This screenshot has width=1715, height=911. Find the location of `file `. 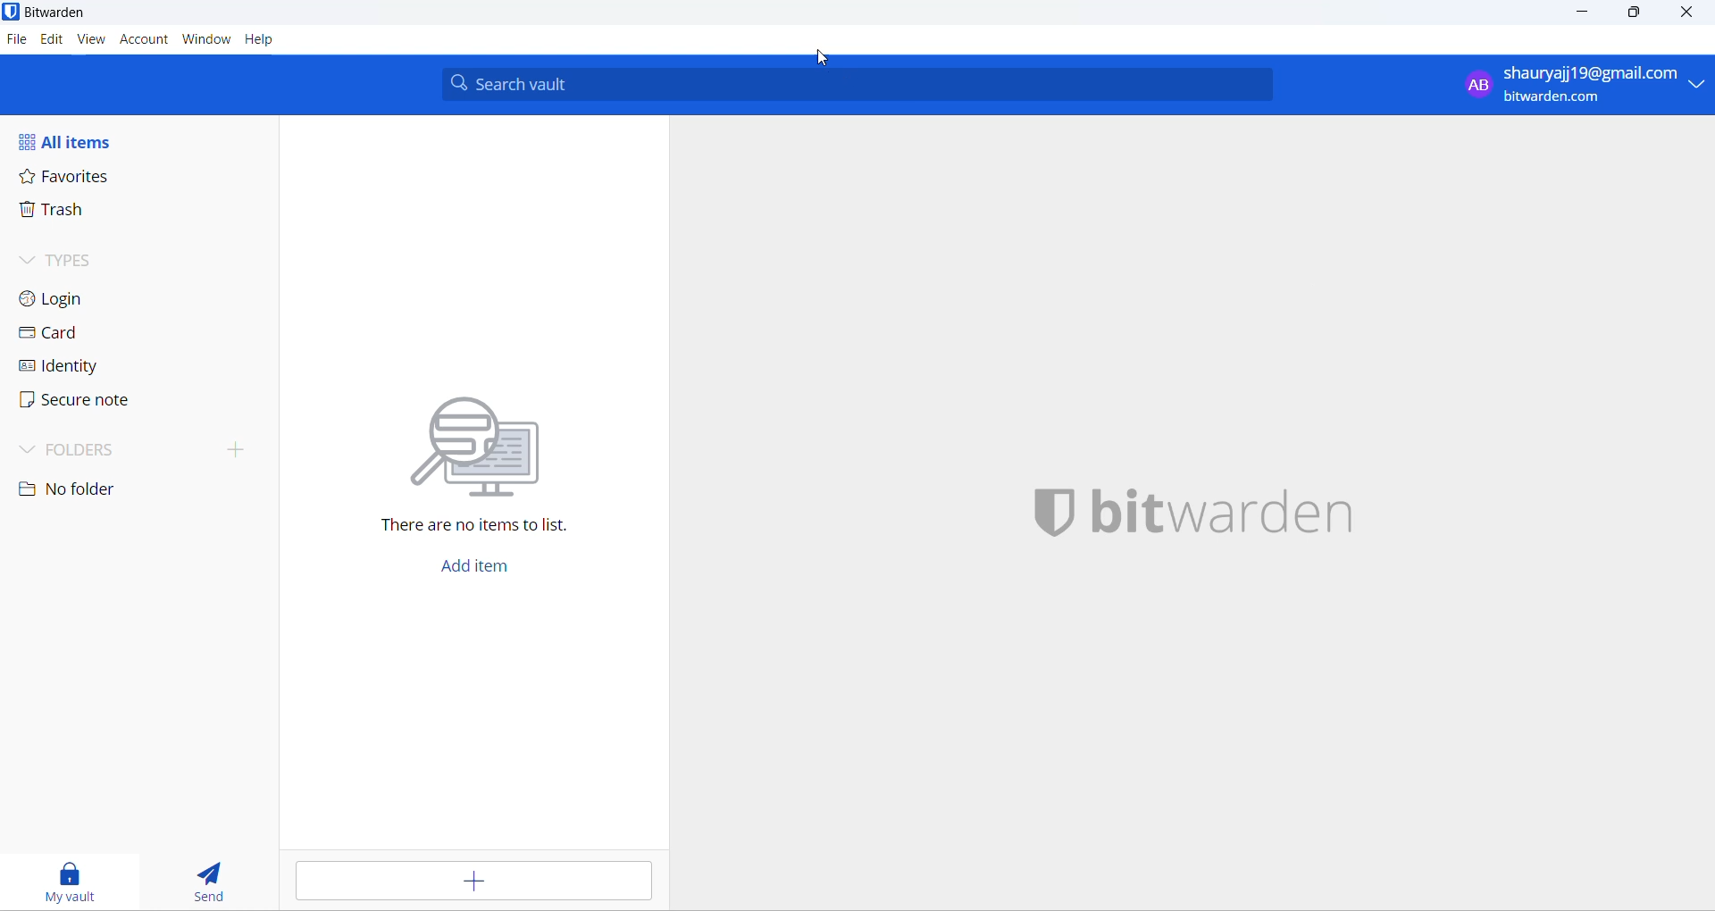

file  is located at coordinates (19, 42).